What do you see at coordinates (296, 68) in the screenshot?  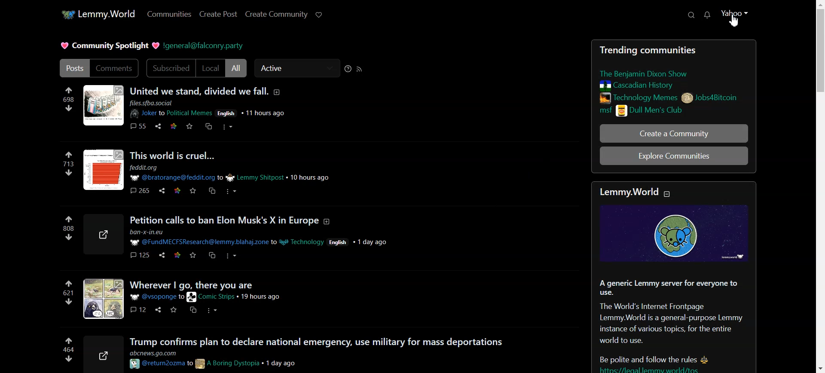 I see `Active` at bounding box center [296, 68].